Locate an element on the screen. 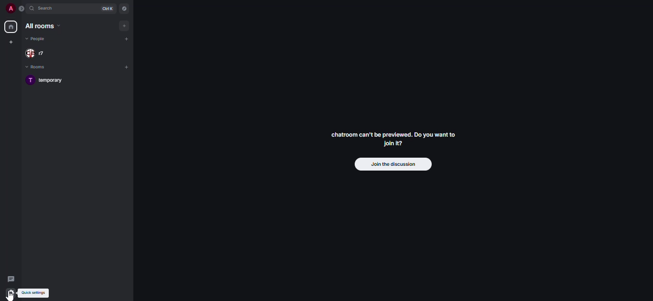  create space is located at coordinates (10, 42).